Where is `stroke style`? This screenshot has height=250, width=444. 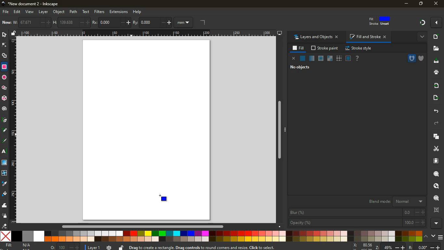 stroke style is located at coordinates (359, 49).